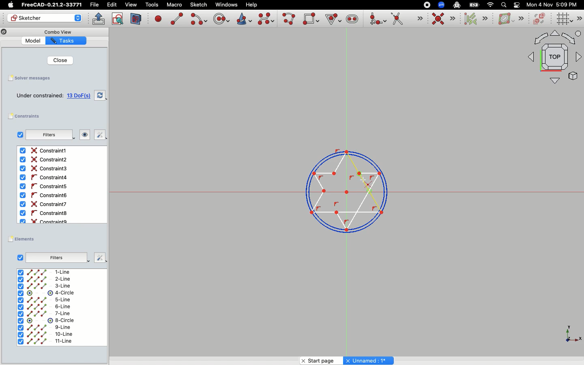 The height and width of the screenshot is (365, 584). Describe the element at coordinates (118, 19) in the screenshot. I see `View sketch` at that location.